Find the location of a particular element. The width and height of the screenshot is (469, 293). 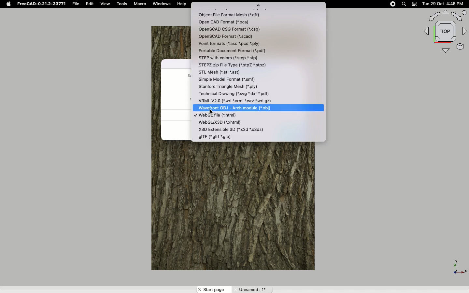

Record is located at coordinates (391, 4).